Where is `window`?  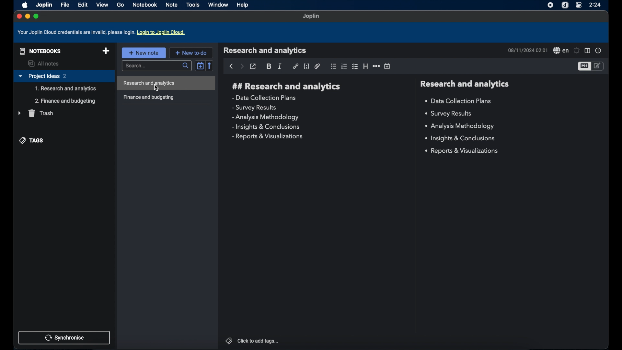
window is located at coordinates (218, 5).